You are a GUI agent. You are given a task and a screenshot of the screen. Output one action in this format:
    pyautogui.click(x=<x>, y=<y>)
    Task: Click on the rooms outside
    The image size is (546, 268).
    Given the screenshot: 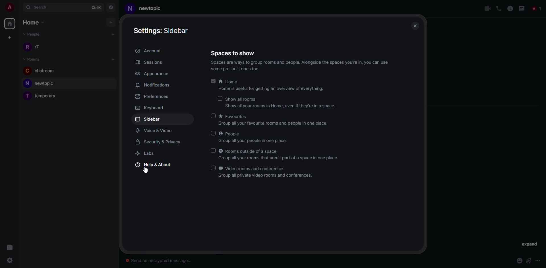 What is the action you would take?
    pyautogui.click(x=250, y=151)
    